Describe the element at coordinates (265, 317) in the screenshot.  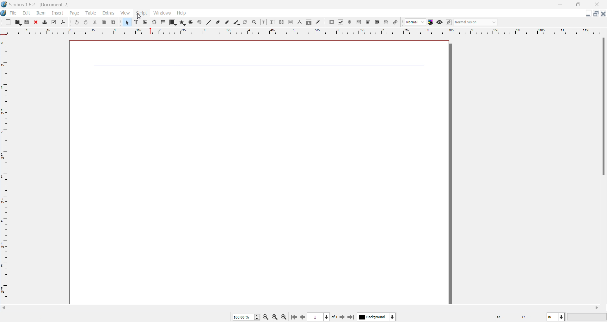
I see `Zoom out by the stepping value in the Tools preferences` at that location.